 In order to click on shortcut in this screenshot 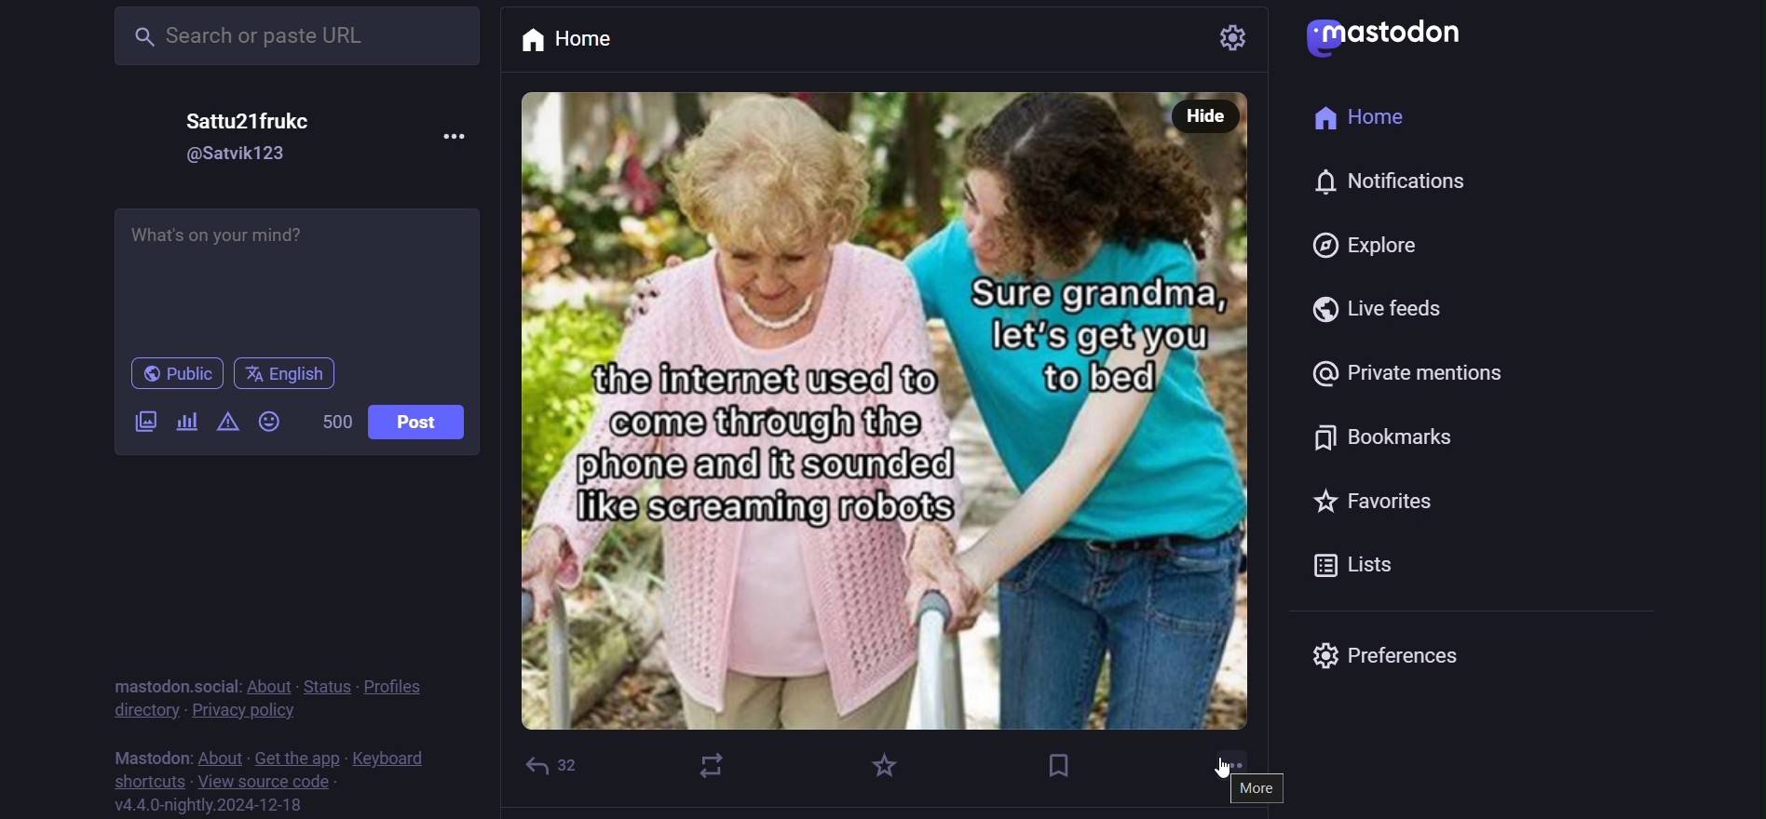, I will do `click(144, 781)`.